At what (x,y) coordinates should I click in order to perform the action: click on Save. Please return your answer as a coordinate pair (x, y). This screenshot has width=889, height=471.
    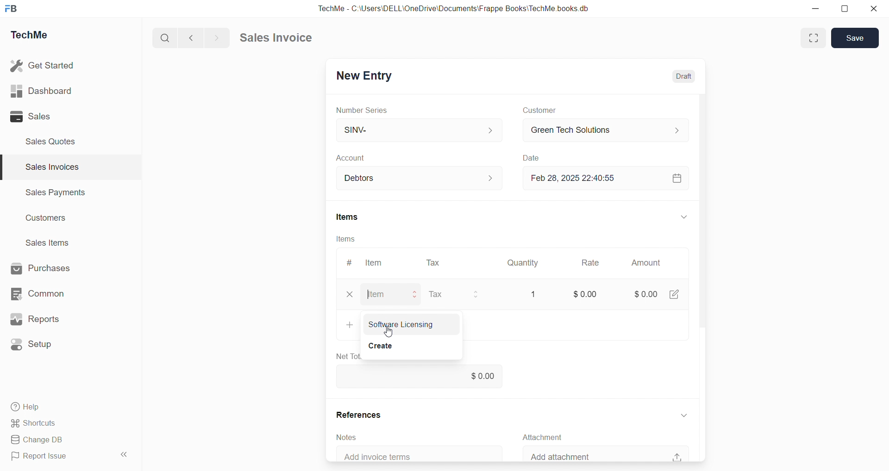
    Looking at the image, I should click on (855, 37).